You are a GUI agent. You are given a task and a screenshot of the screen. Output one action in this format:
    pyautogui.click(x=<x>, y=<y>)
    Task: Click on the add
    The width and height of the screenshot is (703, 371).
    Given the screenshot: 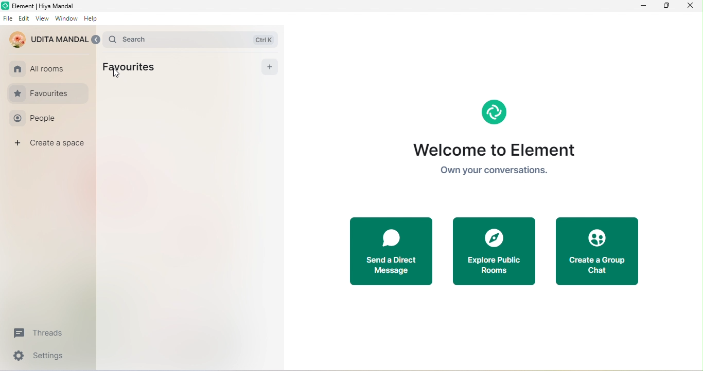 What is the action you would take?
    pyautogui.click(x=268, y=68)
    